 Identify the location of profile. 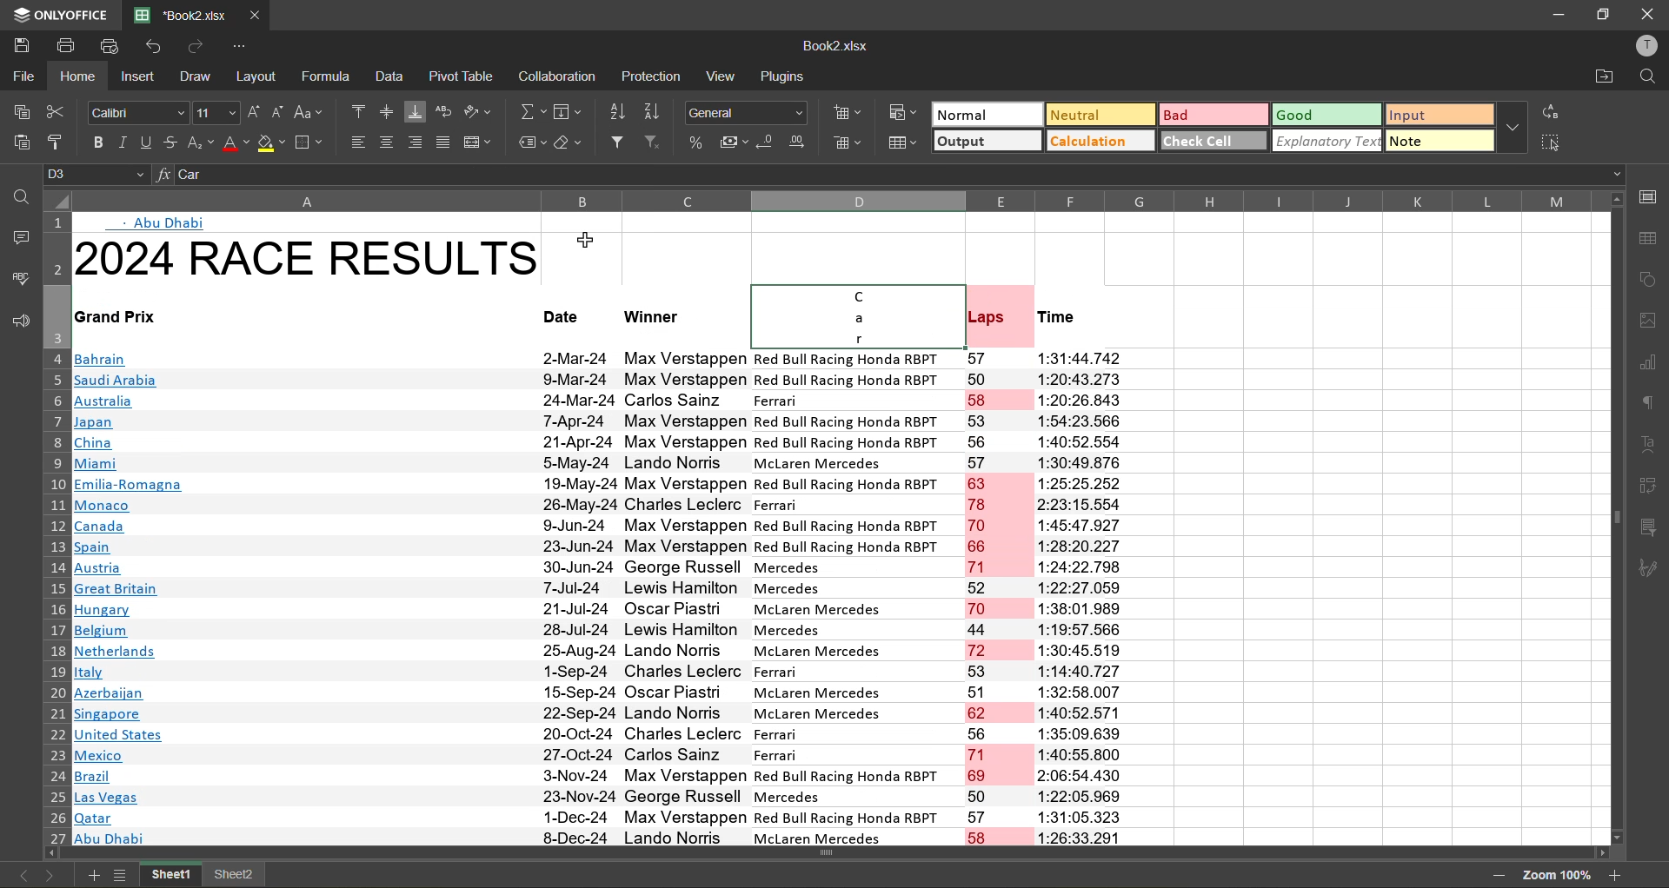
(1646, 48).